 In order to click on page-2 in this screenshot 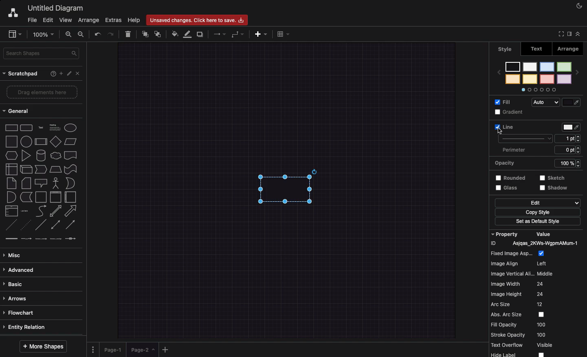, I will do `click(143, 350)`.